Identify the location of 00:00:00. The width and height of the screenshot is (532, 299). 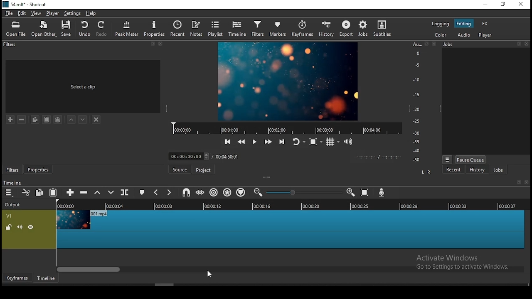
(64, 206).